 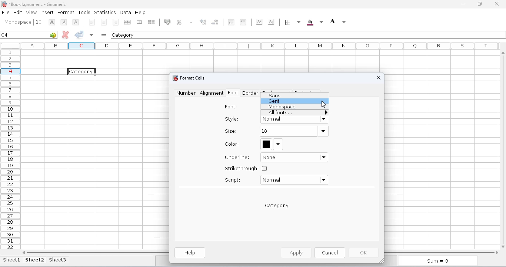 I want to click on vertical scroll bar, so click(x=504, y=149).